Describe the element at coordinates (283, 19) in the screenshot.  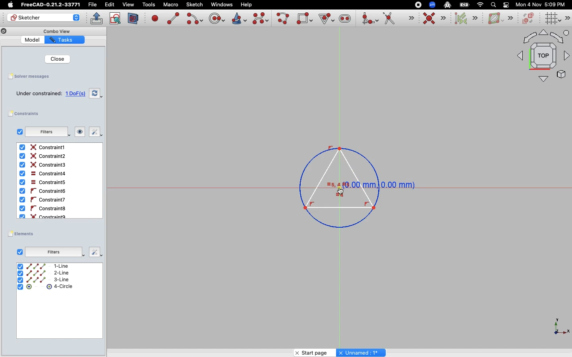
I see `Create poly line` at that location.